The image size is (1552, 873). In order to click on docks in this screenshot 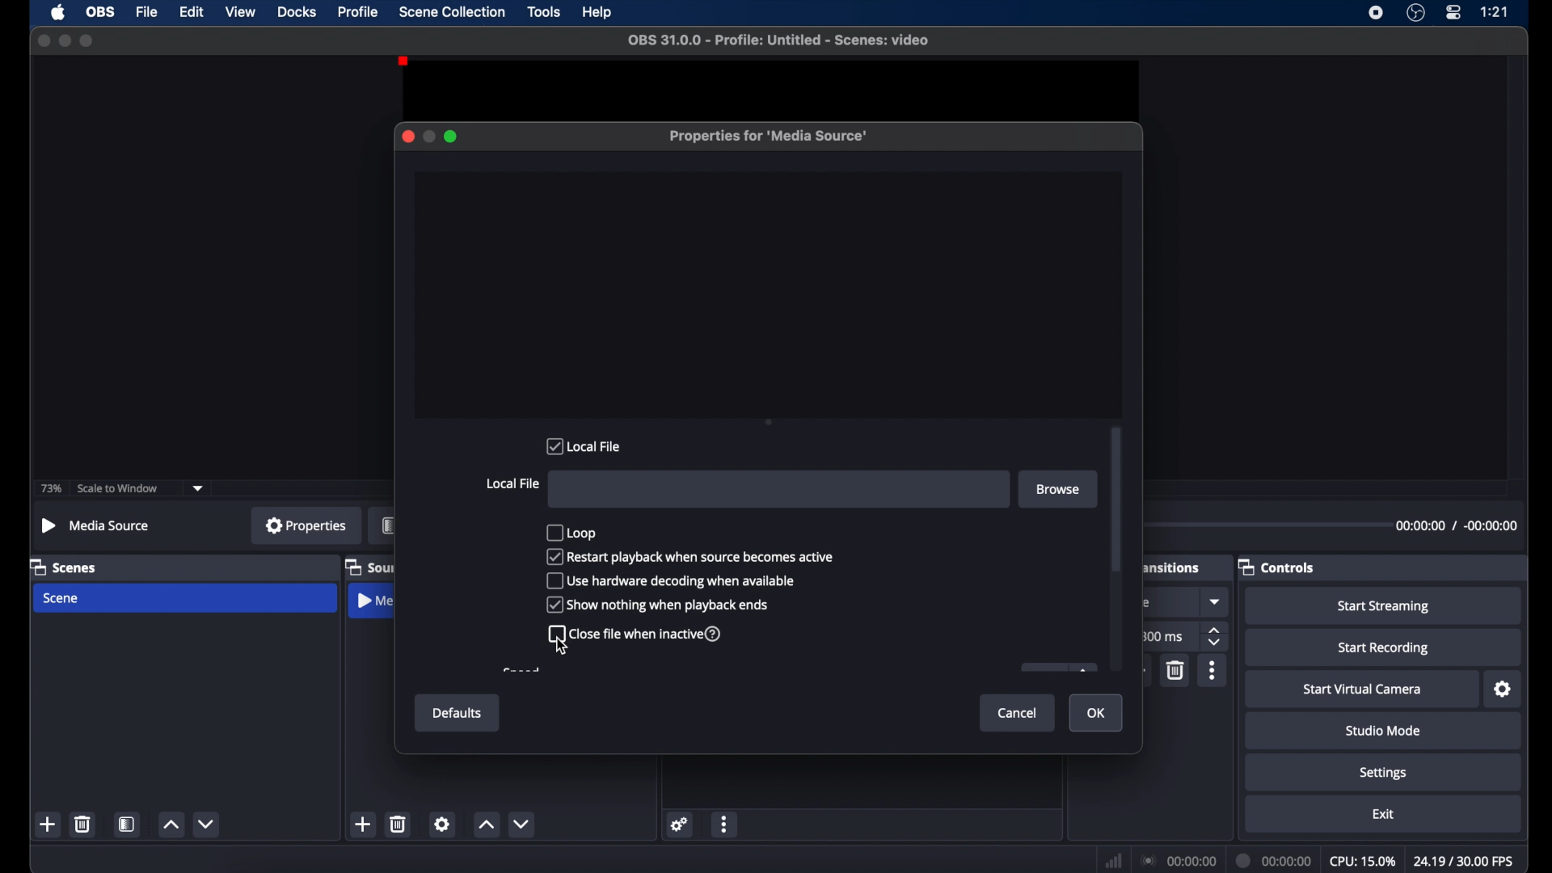, I will do `click(297, 12)`.